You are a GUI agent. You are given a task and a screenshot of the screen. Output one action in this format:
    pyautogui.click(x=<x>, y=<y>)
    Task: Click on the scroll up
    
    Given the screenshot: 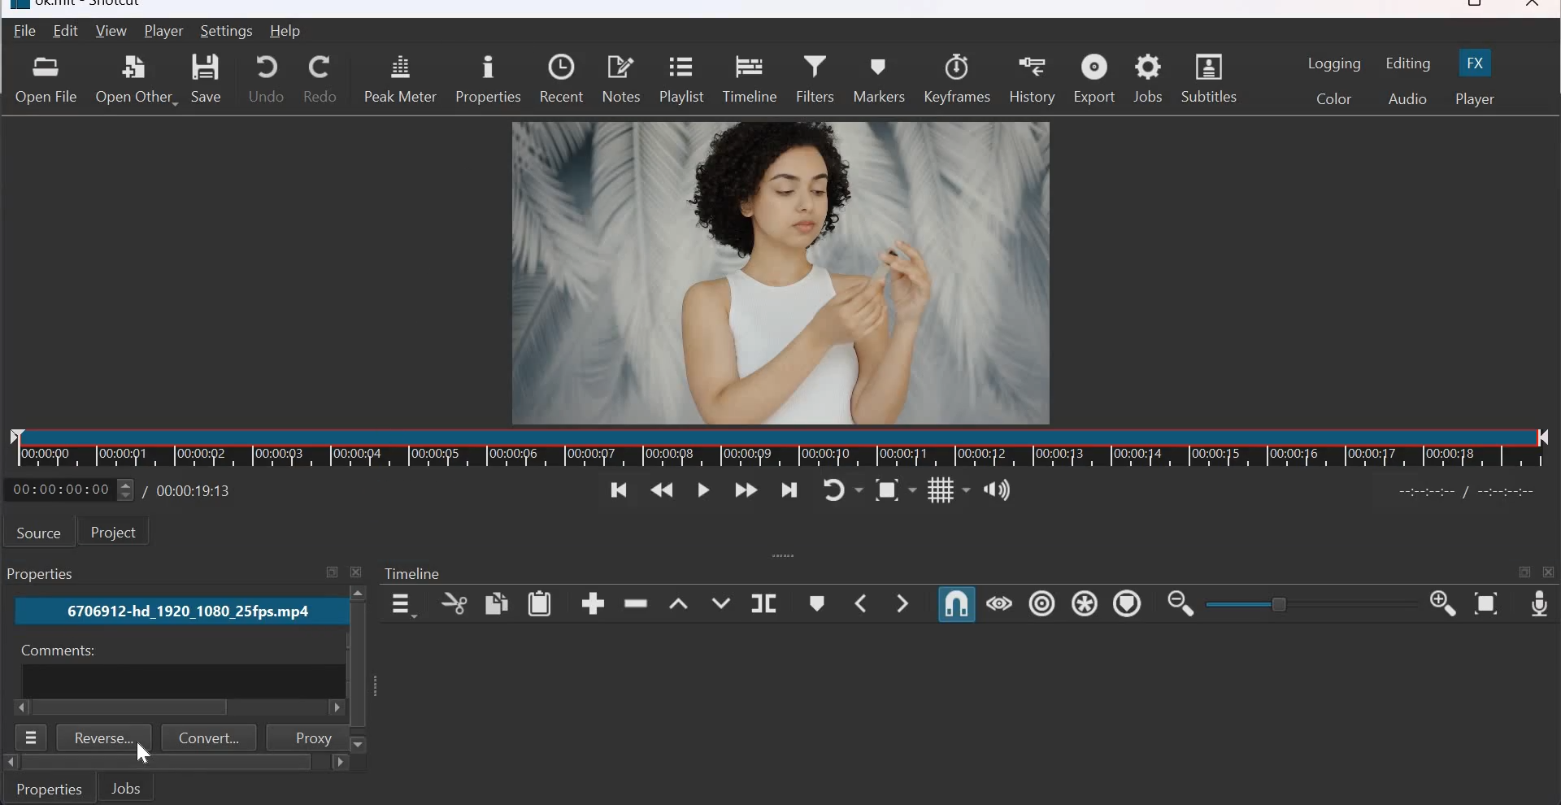 What is the action you would take?
    pyautogui.click(x=359, y=594)
    